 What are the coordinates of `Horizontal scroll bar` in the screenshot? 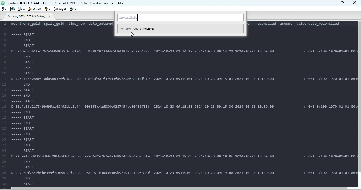 It's located at (182, 188).